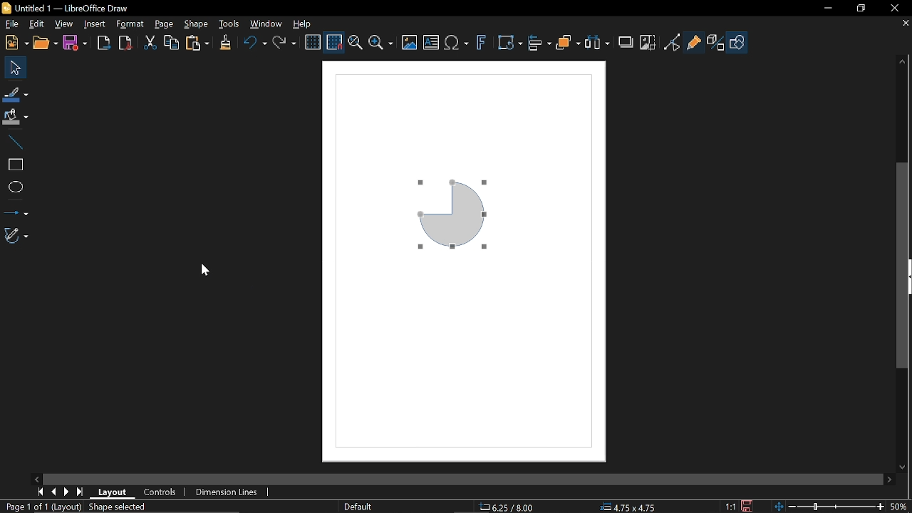 Image resolution: width=912 pixels, height=513 pixels. Describe the element at coordinates (172, 43) in the screenshot. I see `Copy` at that location.